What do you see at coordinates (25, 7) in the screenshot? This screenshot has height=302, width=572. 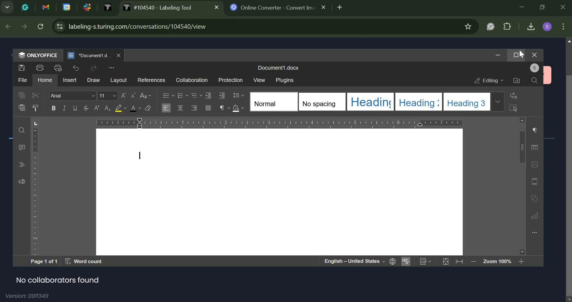 I see `logo` at bounding box center [25, 7].